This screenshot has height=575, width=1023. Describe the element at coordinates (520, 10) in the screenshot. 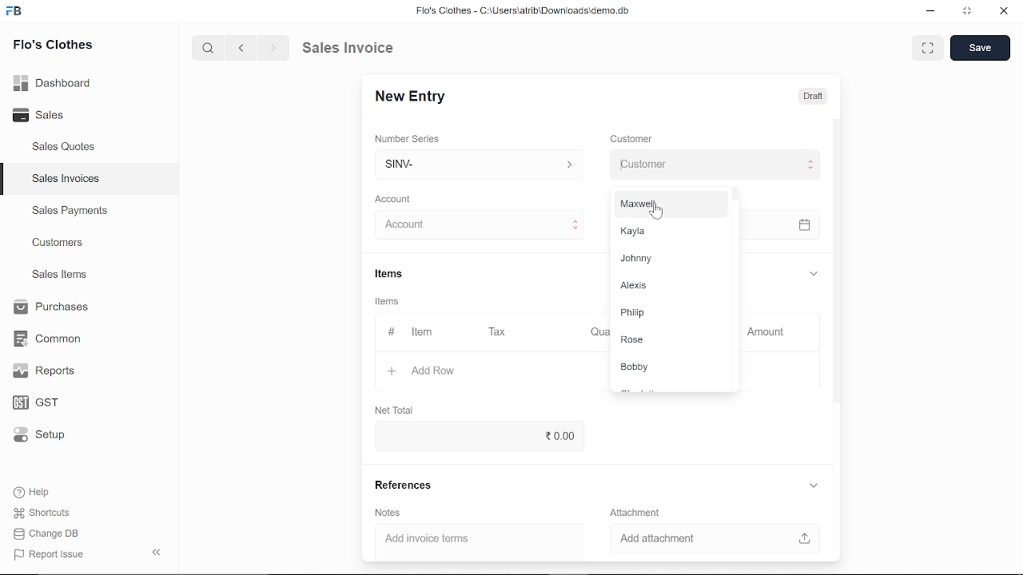

I see `Flo's Clothes - G:AUserslatribiDownloadsidemo.do` at that location.